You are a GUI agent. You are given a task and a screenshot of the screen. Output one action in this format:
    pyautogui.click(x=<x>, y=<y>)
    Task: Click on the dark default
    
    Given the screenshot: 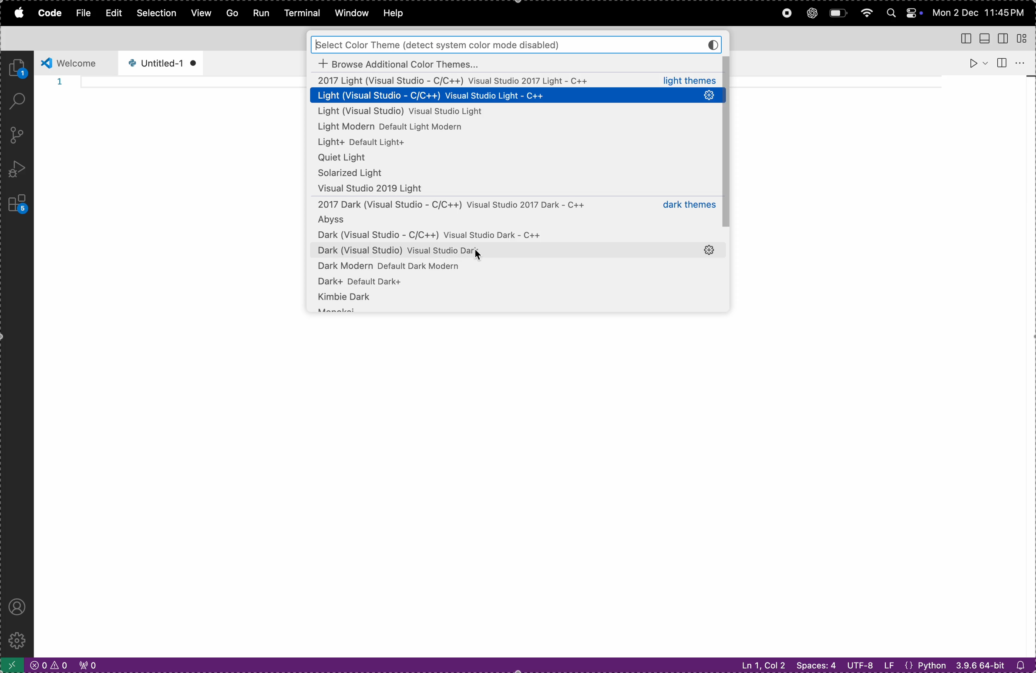 What is the action you would take?
    pyautogui.click(x=518, y=282)
    